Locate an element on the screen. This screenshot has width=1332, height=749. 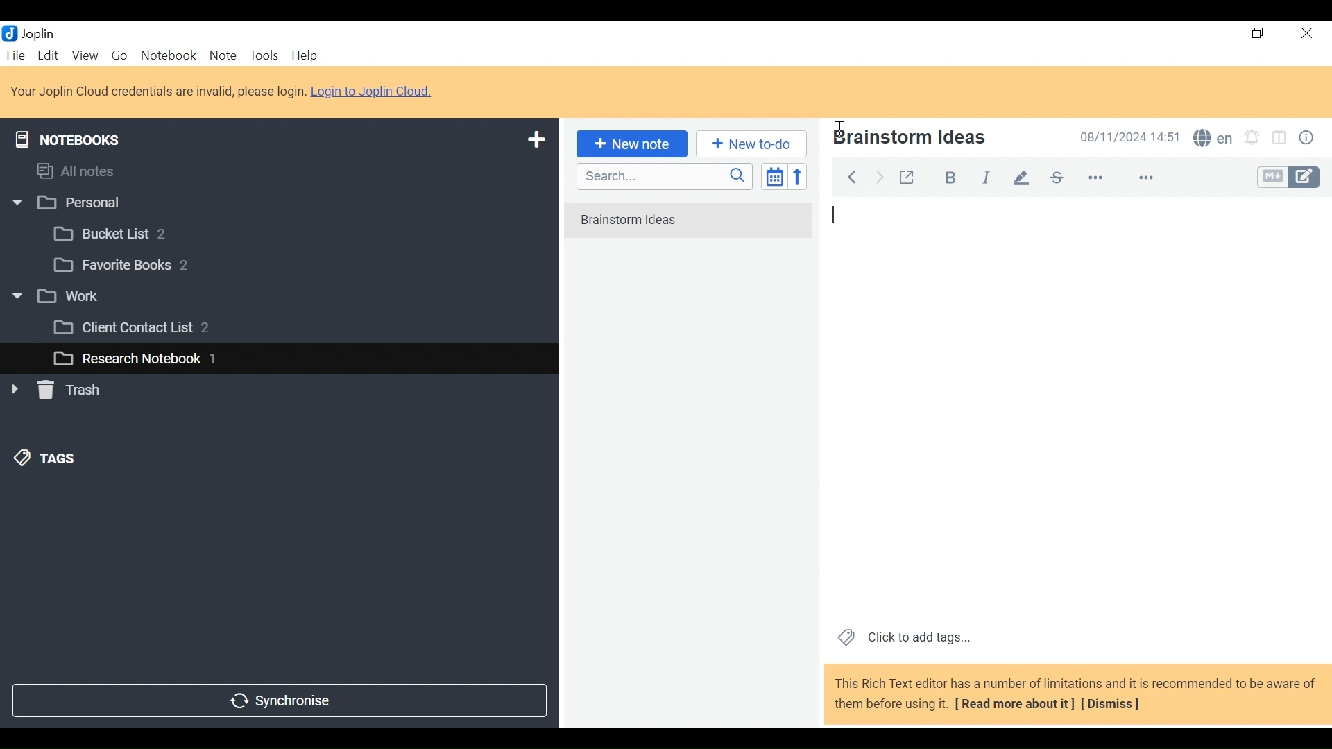
Forward is located at coordinates (880, 175).